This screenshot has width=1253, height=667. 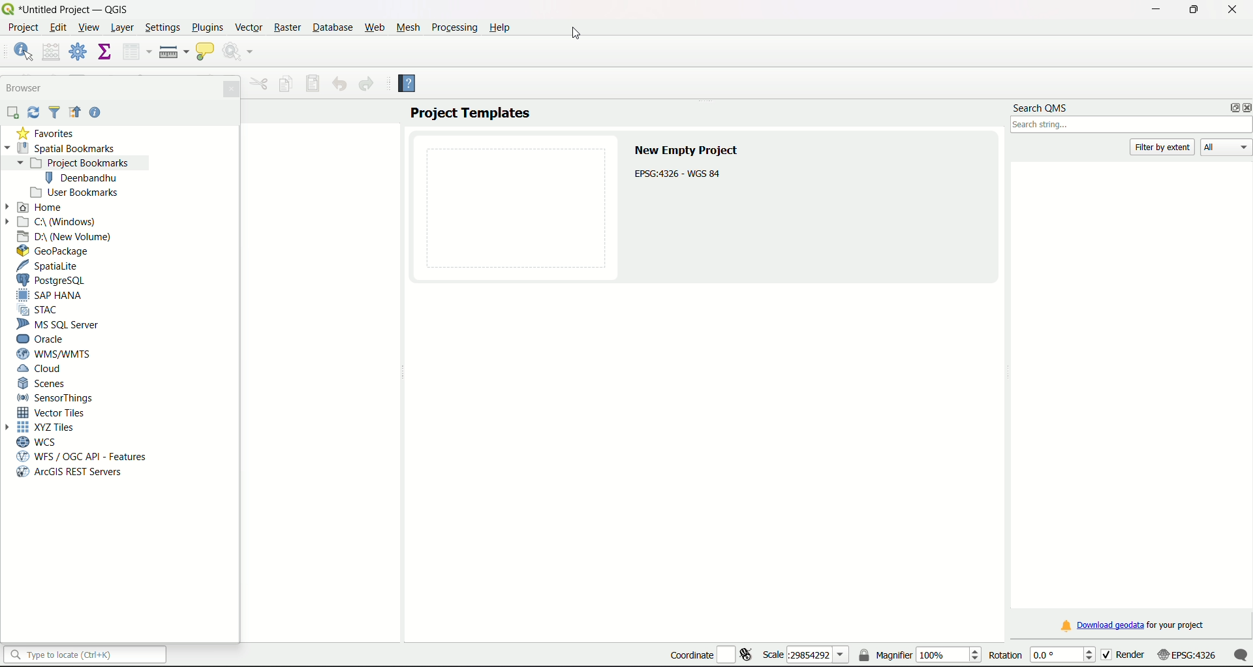 I want to click on Home, so click(x=43, y=205).